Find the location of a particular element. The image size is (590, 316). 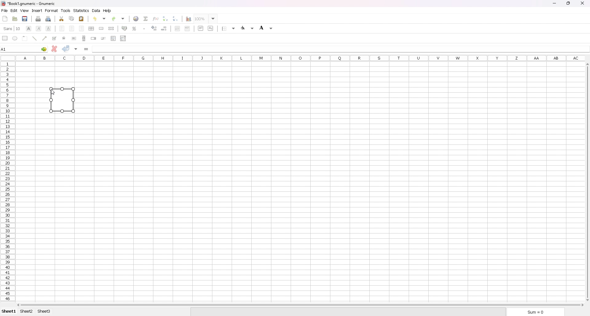

cursor is located at coordinates (52, 92).